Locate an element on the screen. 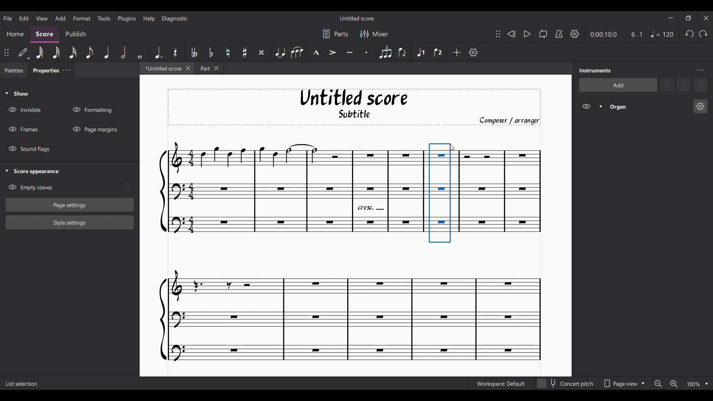 Image resolution: width=713 pixels, height=401 pixels. Playback settings is located at coordinates (574, 33).